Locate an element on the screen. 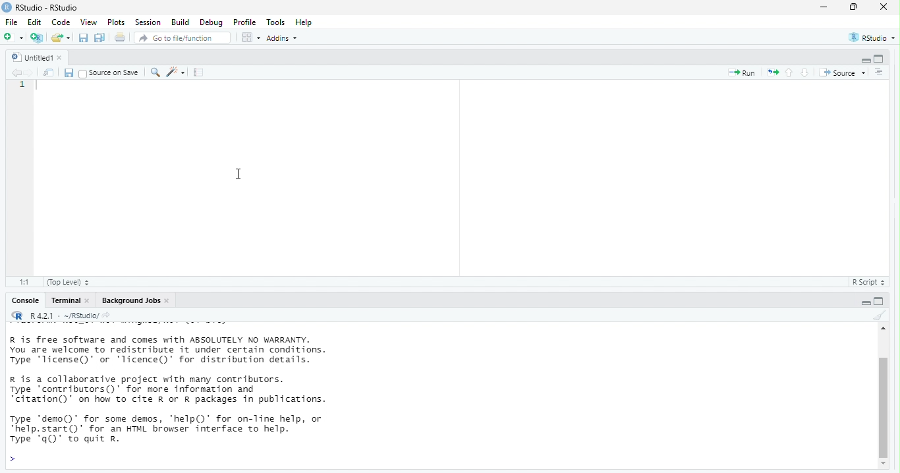 This screenshot has width=900, height=473. build is located at coordinates (180, 22).